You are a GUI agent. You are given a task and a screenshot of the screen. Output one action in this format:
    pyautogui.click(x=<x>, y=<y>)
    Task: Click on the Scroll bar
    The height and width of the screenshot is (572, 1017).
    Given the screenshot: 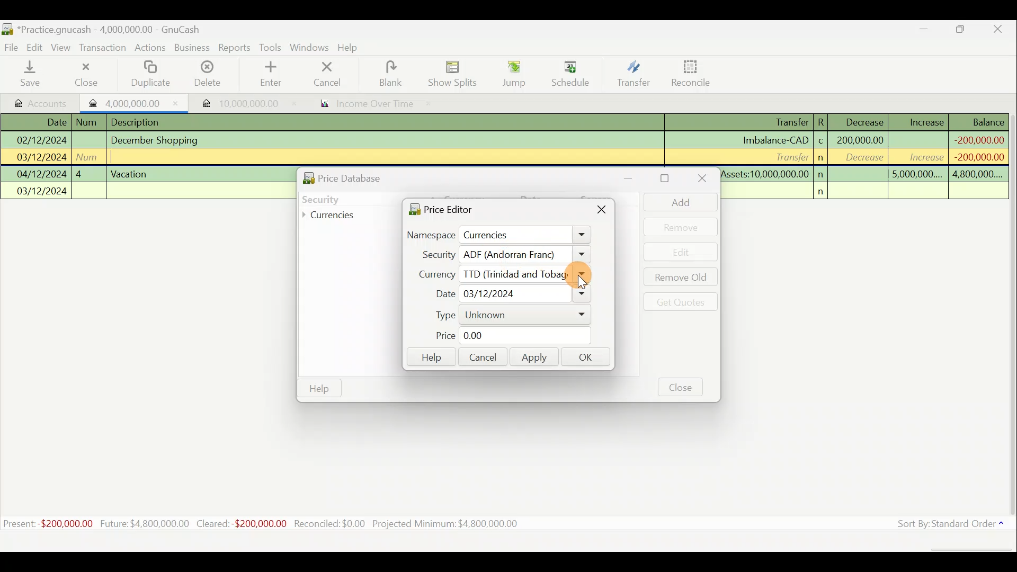 What is the action you would take?
    pyautogui.click(x=1011, y=317)
    